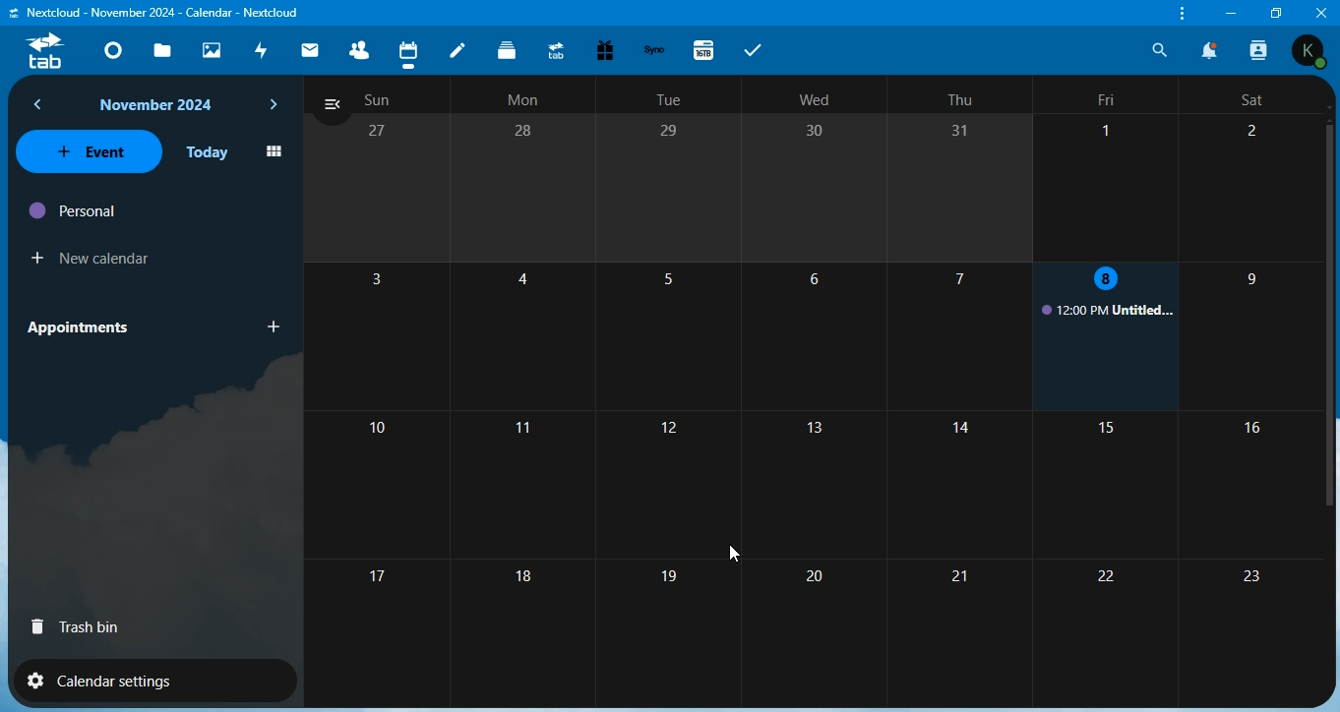 Image resolution: width=1340 pixels, height=712 pixels. Describe the element at coordinates (1262, 53) in the screenshot. I see `search contacts` at that location.